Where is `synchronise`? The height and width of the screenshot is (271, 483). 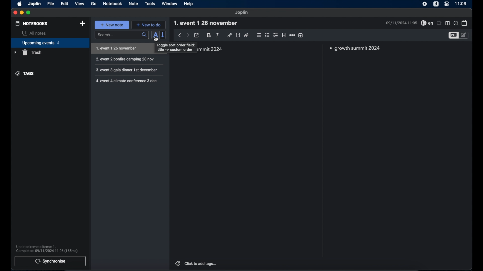 synchronise is located at coordinates (50, 262).